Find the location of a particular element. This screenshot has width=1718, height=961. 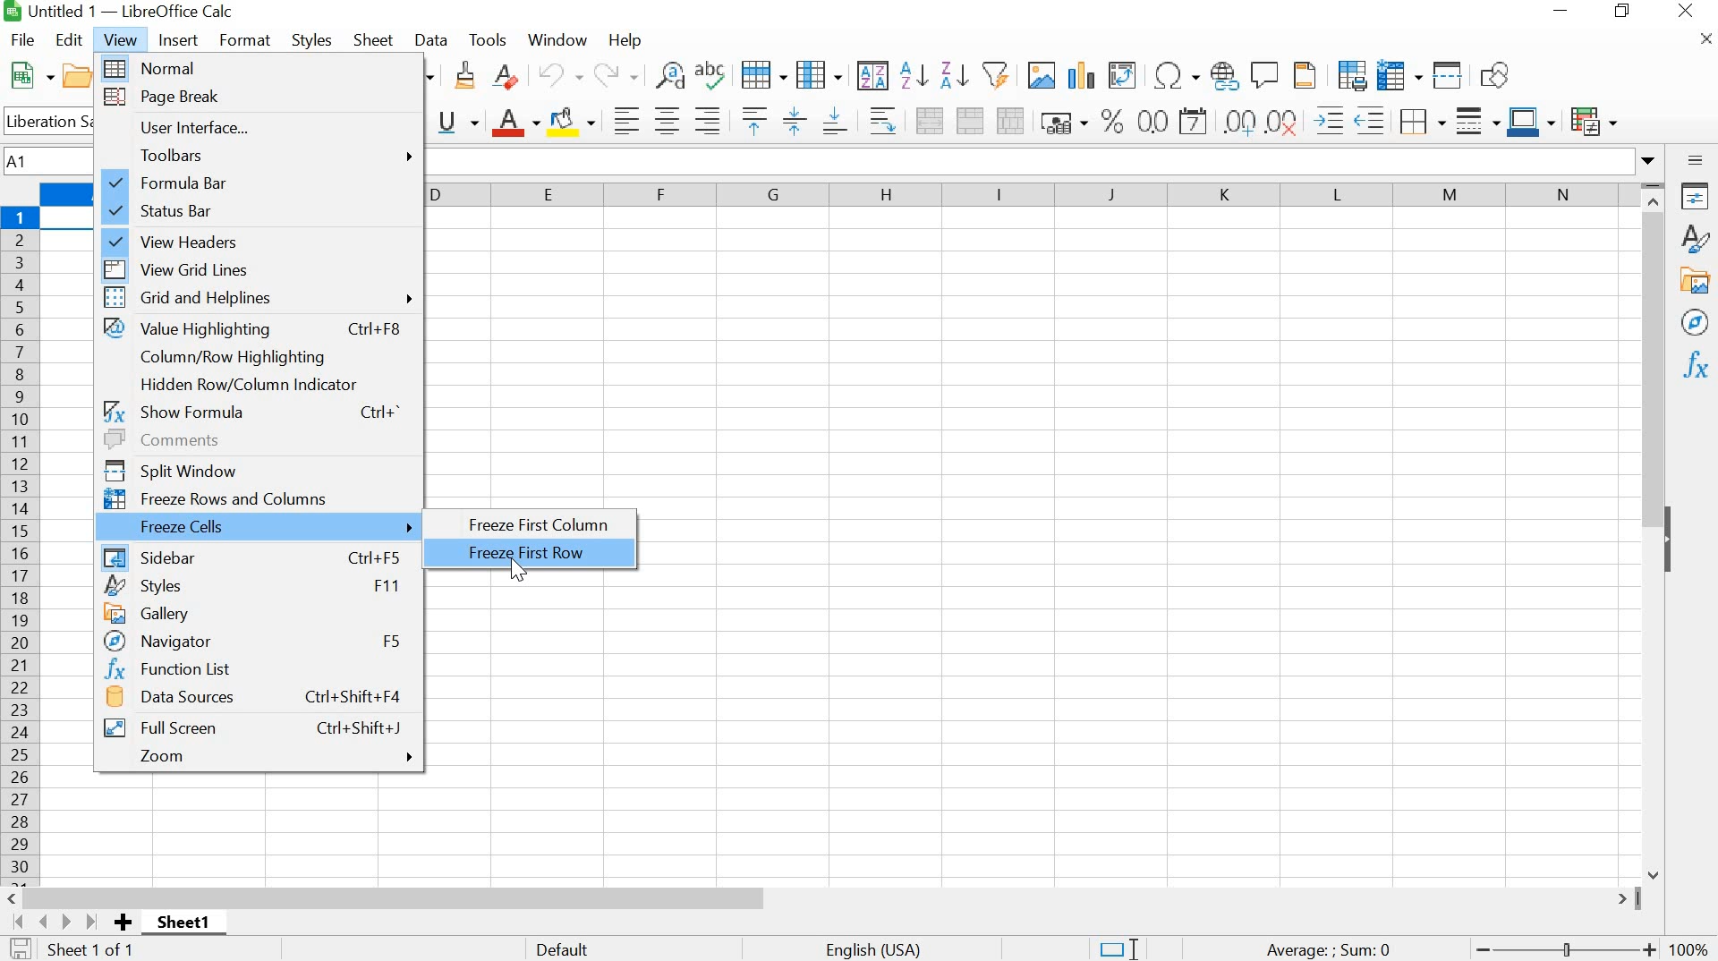

IMAGE is located at coordinates (1041, 74).